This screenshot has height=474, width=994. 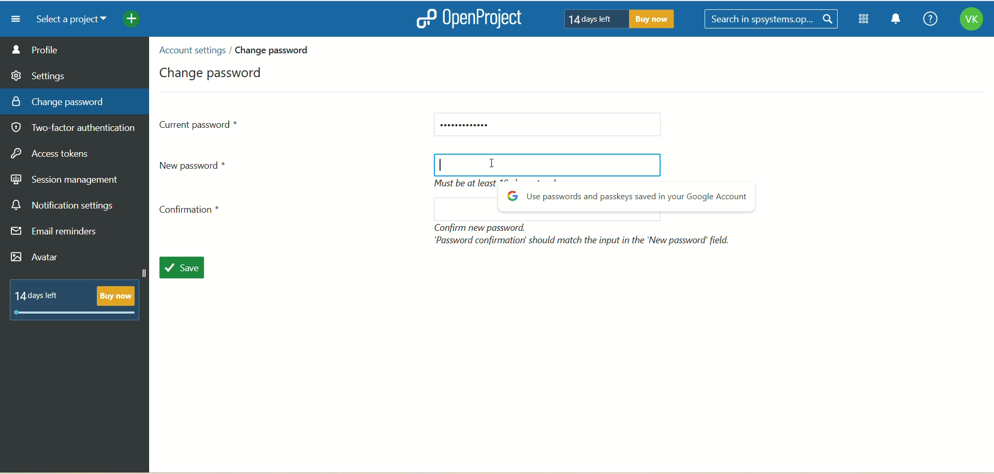 I want to click on cursor, so click(x=442, y=169).